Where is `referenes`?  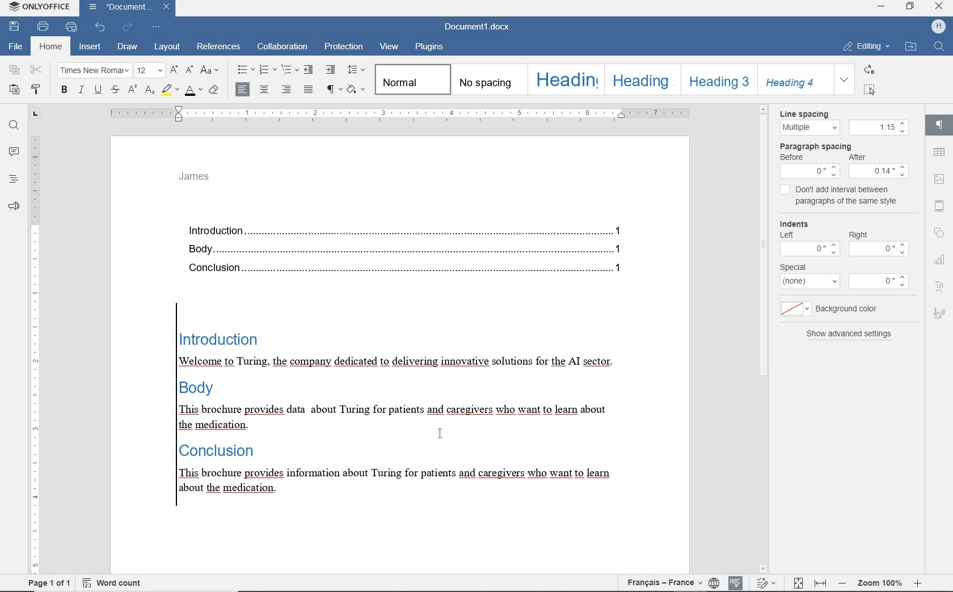
referenes is located at coordinates (220, 47).